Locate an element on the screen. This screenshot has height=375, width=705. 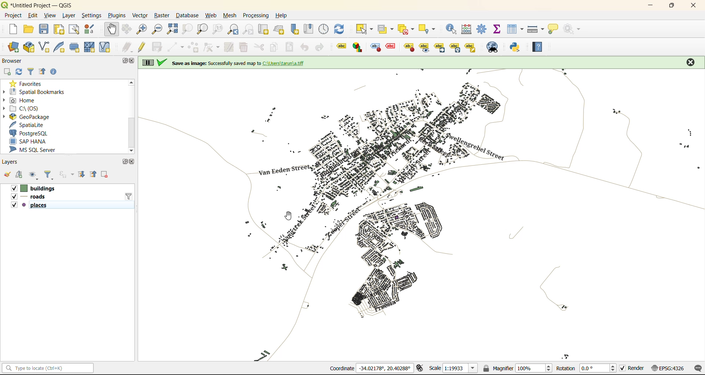
select is located at coordinates (365, 29).